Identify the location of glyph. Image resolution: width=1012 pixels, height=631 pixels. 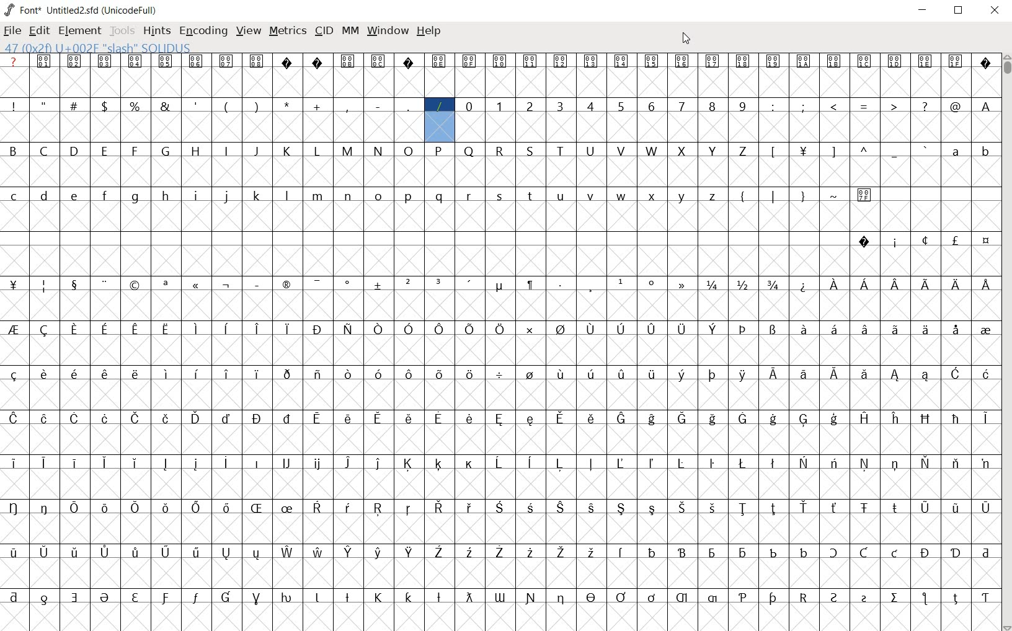
(621, 329).